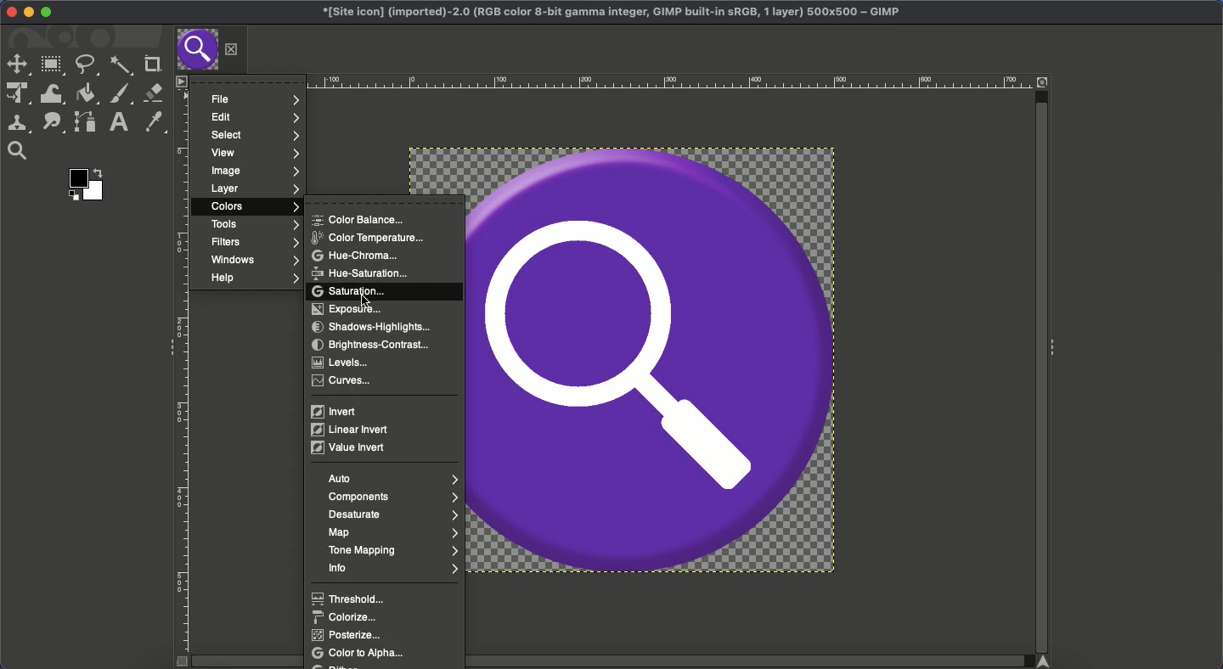 The width and height of the screenshot is (1223, 669). What do you see at coordinates (254, 207) in the screenshot?
I see `Colors` at bounding box center [254, 207].